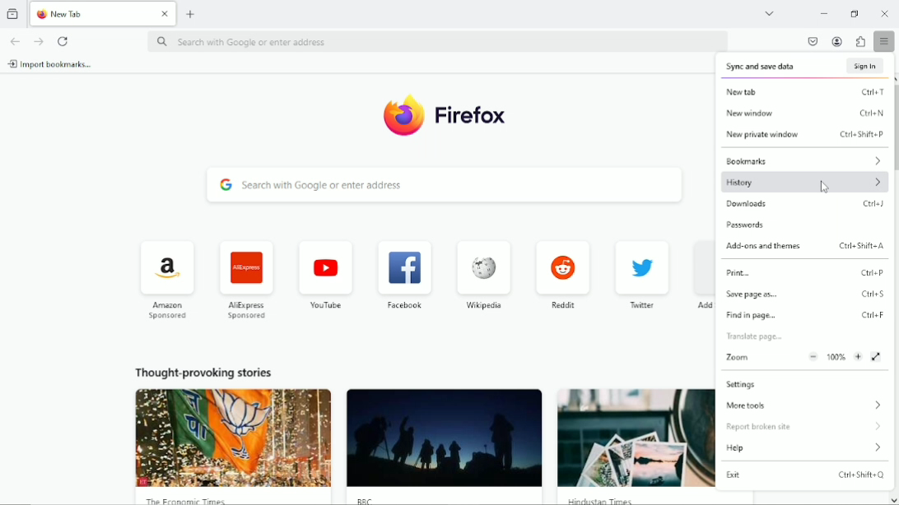 The image size is (899, 505). Describe the element at coordinates (823, 186) in the screenshot. I see `Cursor` at that location.